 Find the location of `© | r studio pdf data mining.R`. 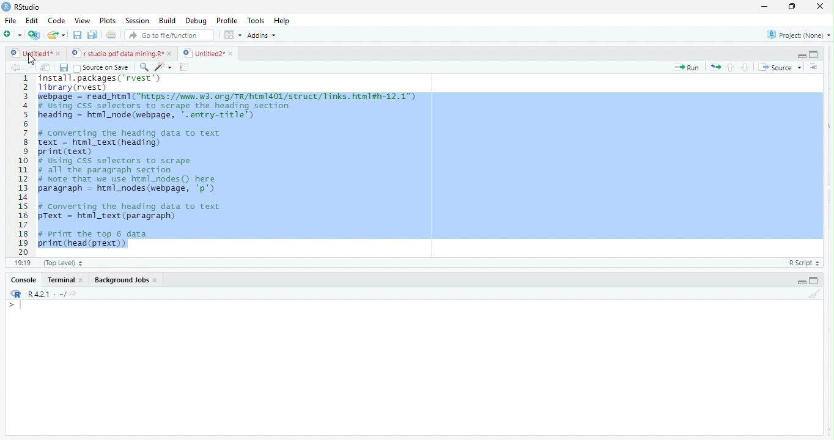

© | r studio pdf data mining.R is located at coordinates (119, 54).